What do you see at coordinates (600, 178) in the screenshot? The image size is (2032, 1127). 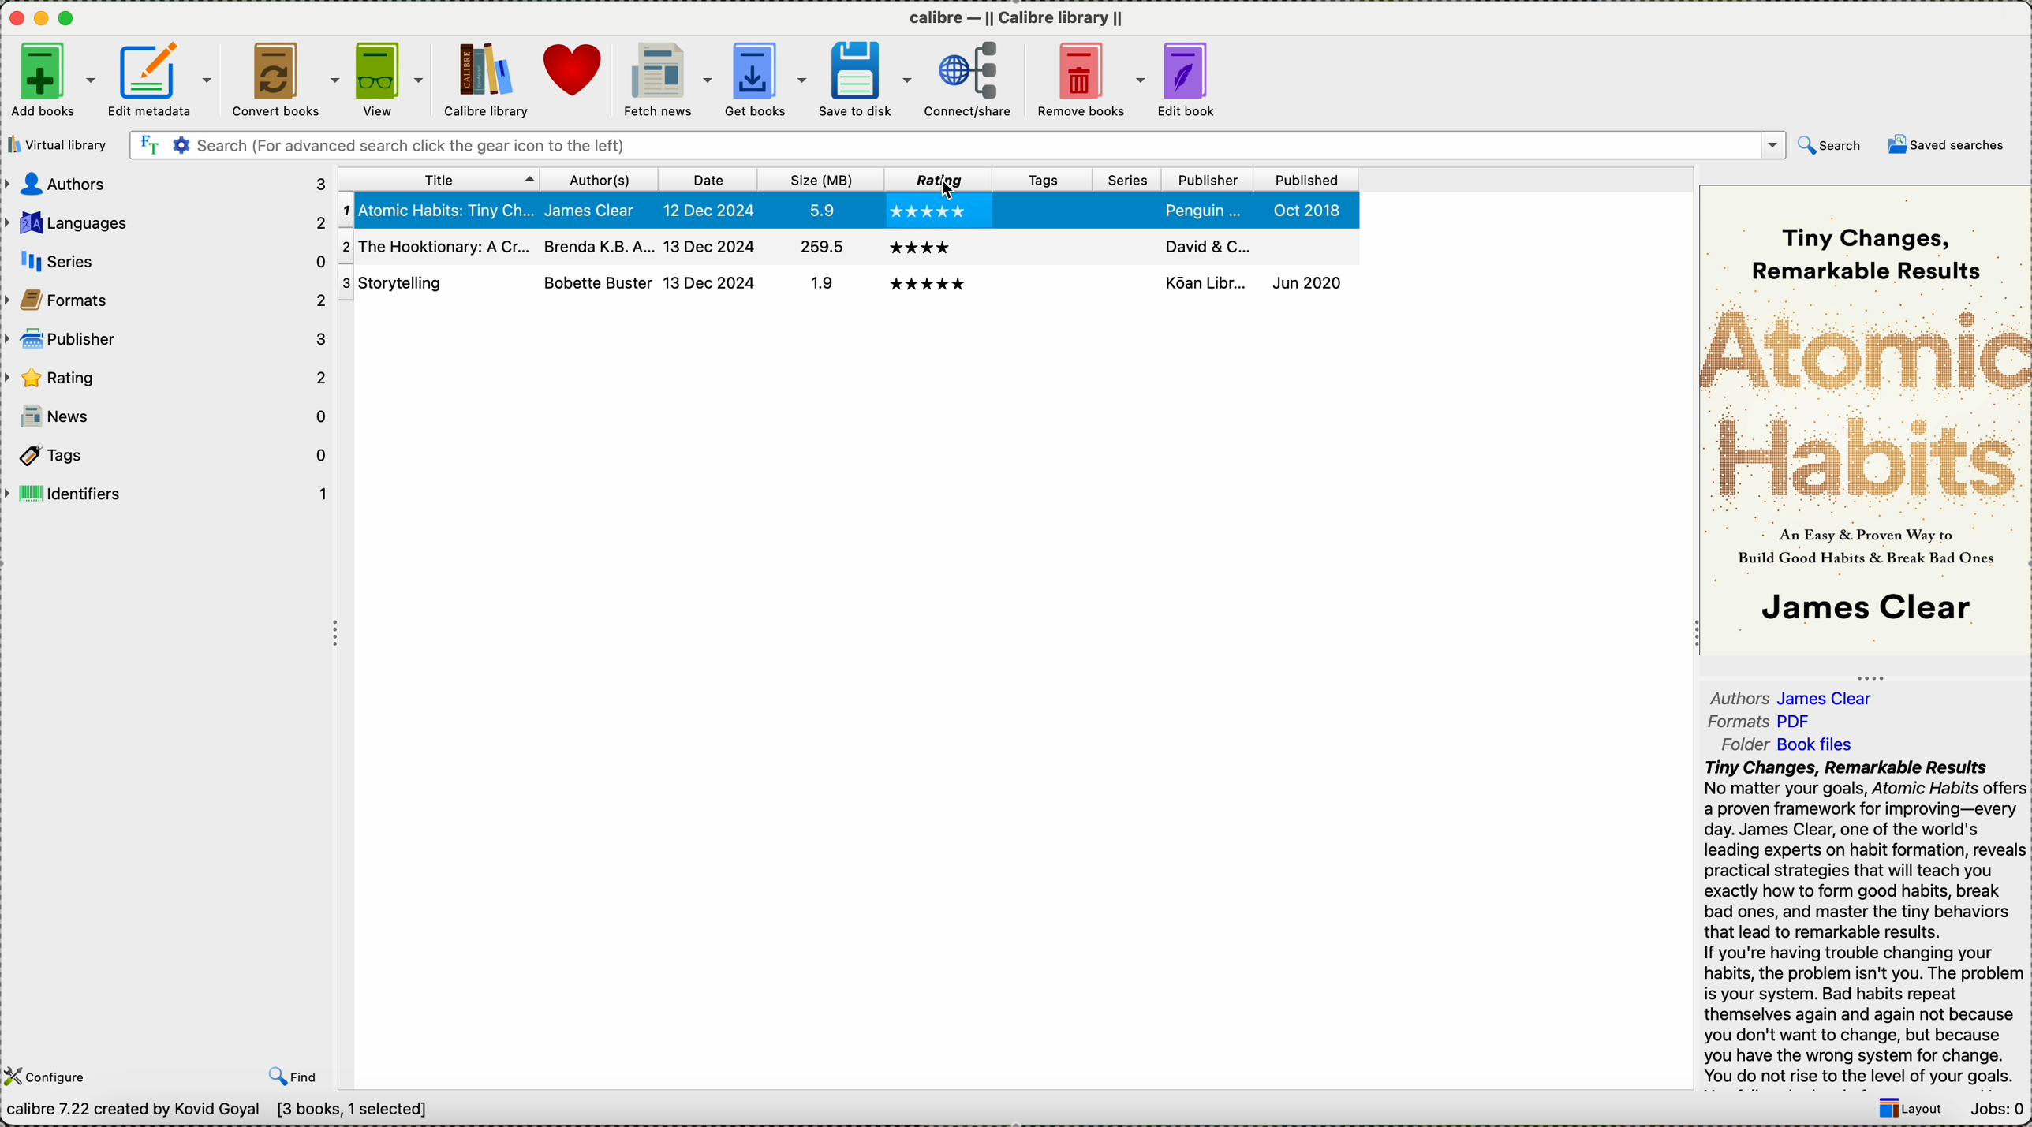 I see `authors` at bounding box center [600, 178].